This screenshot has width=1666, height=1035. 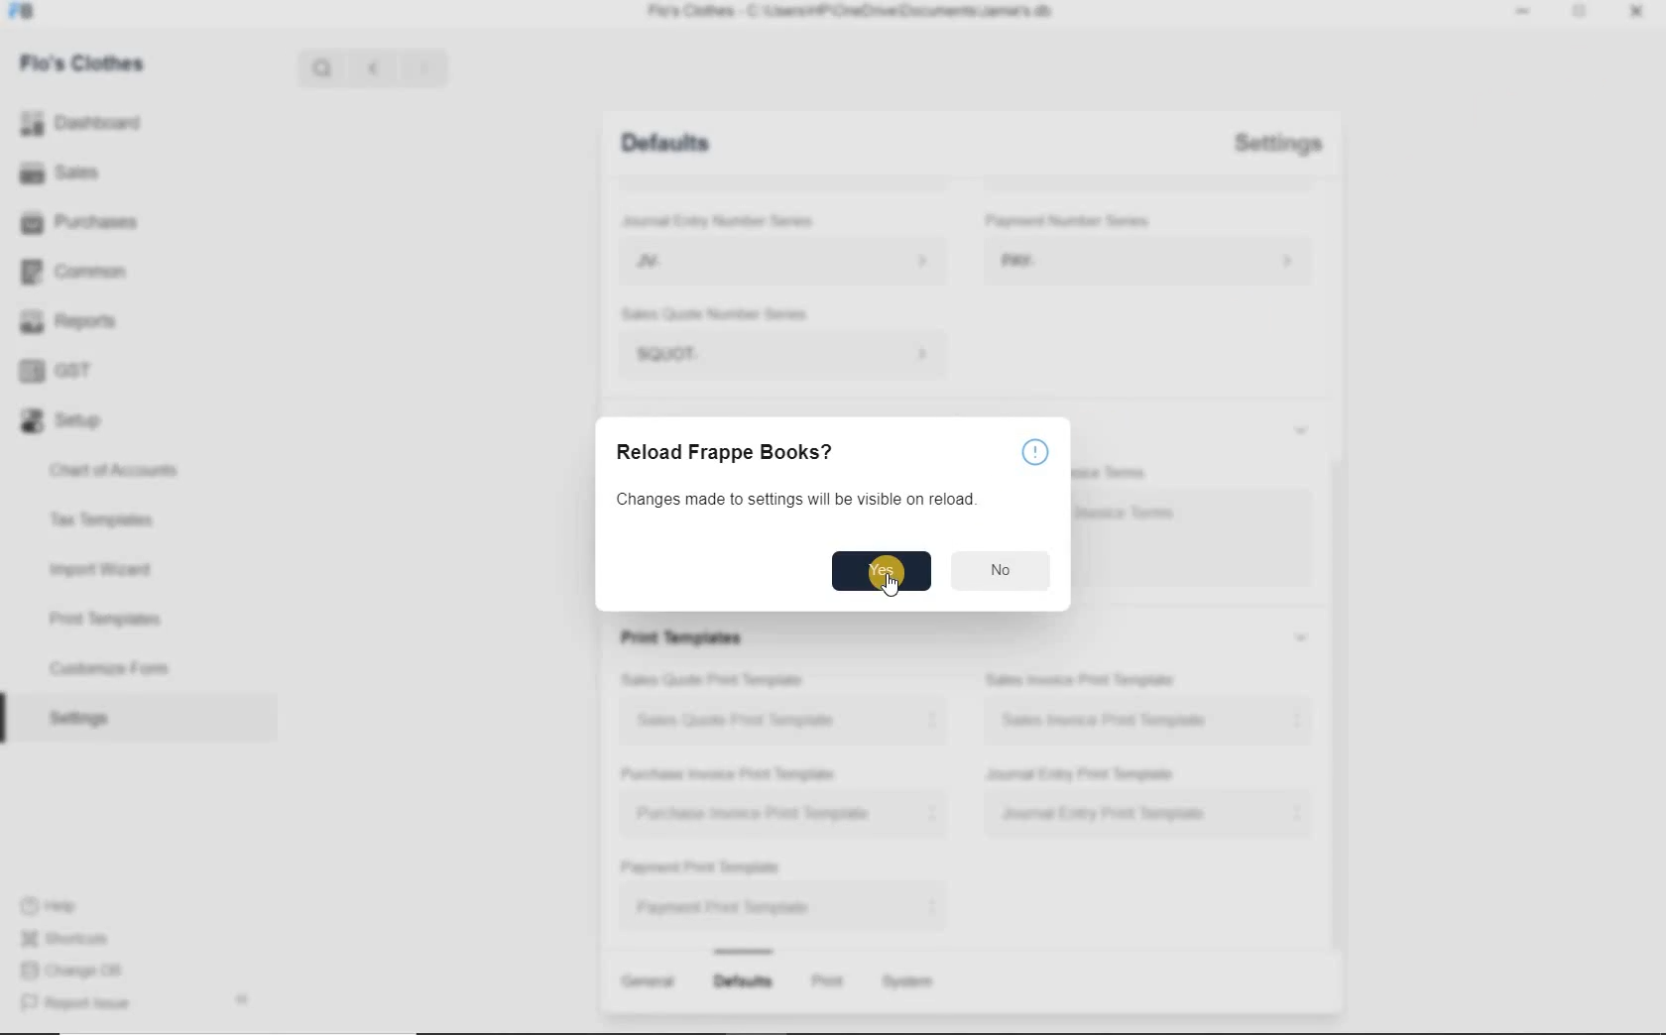 What do you see at coordinates (831, 982) in the screenshot?
I see `Print` at bounding box center [831, 982].